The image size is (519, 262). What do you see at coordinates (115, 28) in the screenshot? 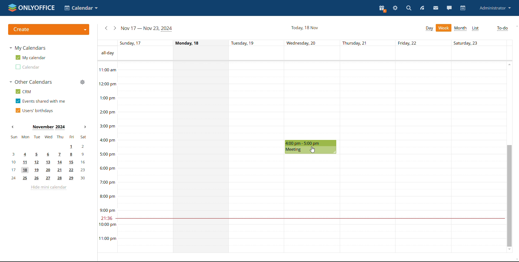
I see `next week` at bounding box center [115, 28].